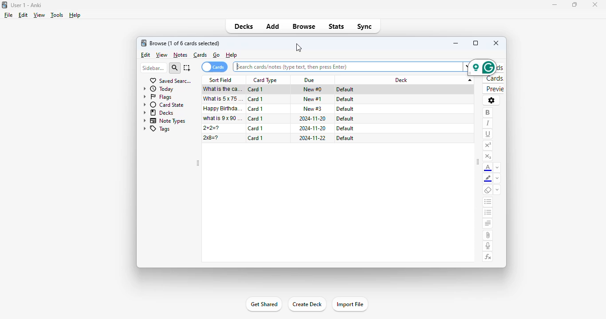 The image size is (606, 319). What do you see at coordinates (498, 167) in the screenshot?
I see `change color` at bounding box center [498, 167].